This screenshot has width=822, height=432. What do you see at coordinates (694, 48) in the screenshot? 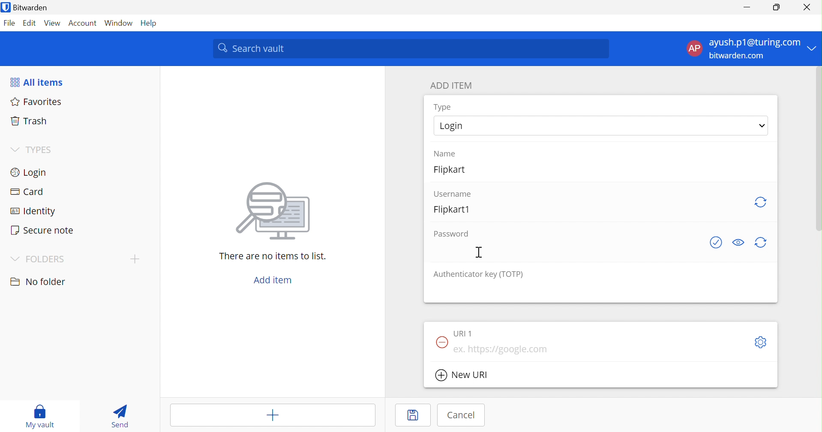
I see `AP` at bounding box center [694, 48].